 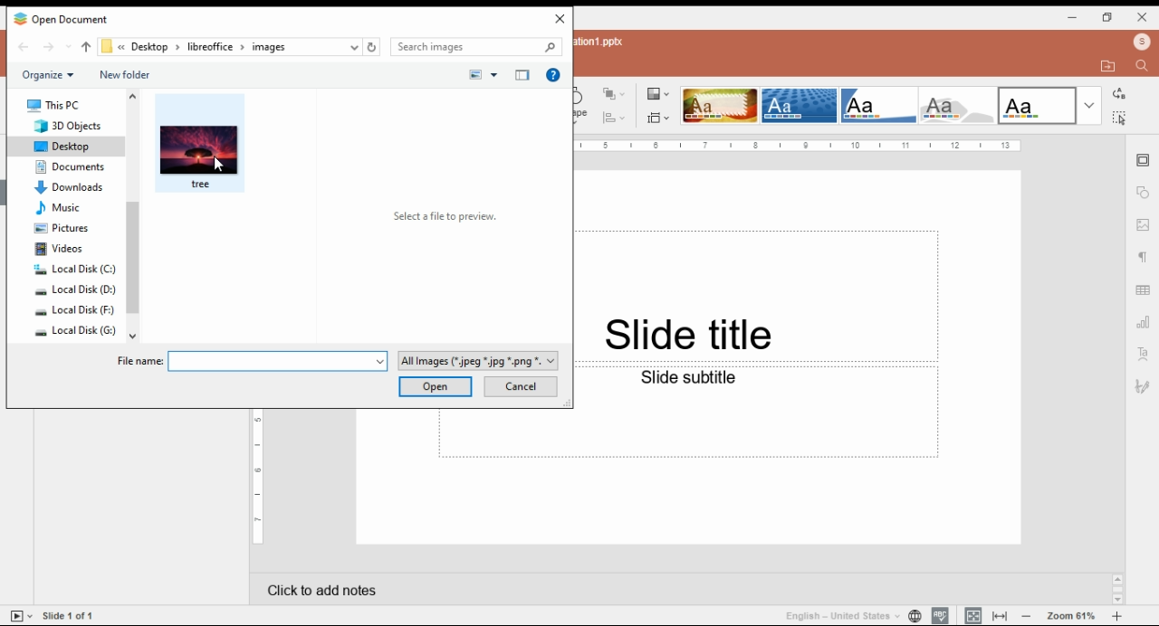 I want to click on desktop, so click(x=148, y=47).